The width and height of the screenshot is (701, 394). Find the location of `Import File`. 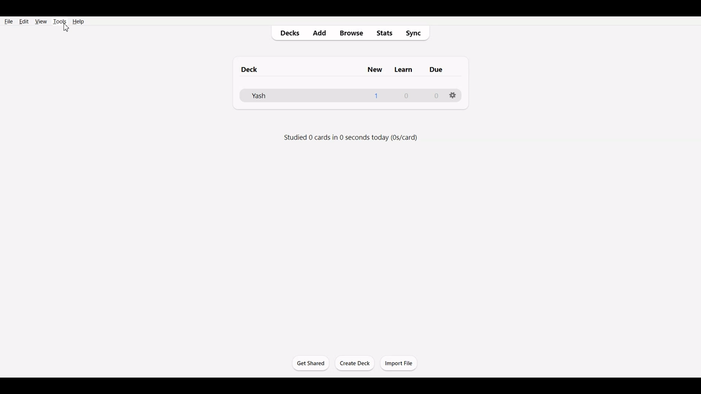

Import File is located at coordinates (399, 363).